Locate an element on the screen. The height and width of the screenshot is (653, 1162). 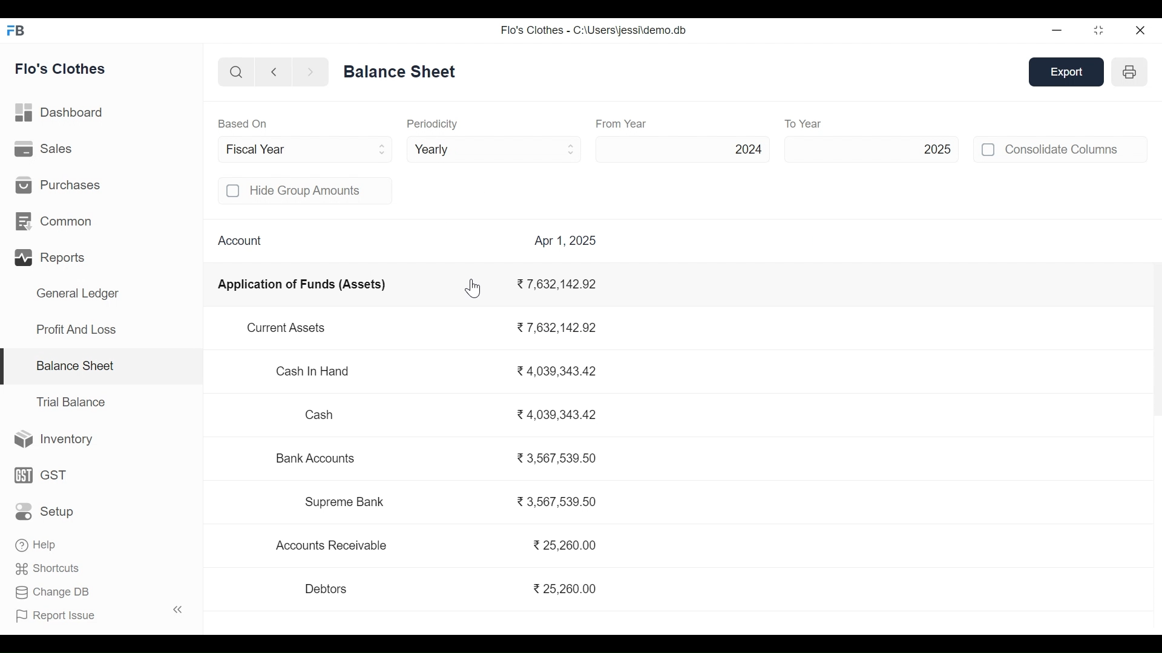
dashboard is located at coordinates (61, 115).